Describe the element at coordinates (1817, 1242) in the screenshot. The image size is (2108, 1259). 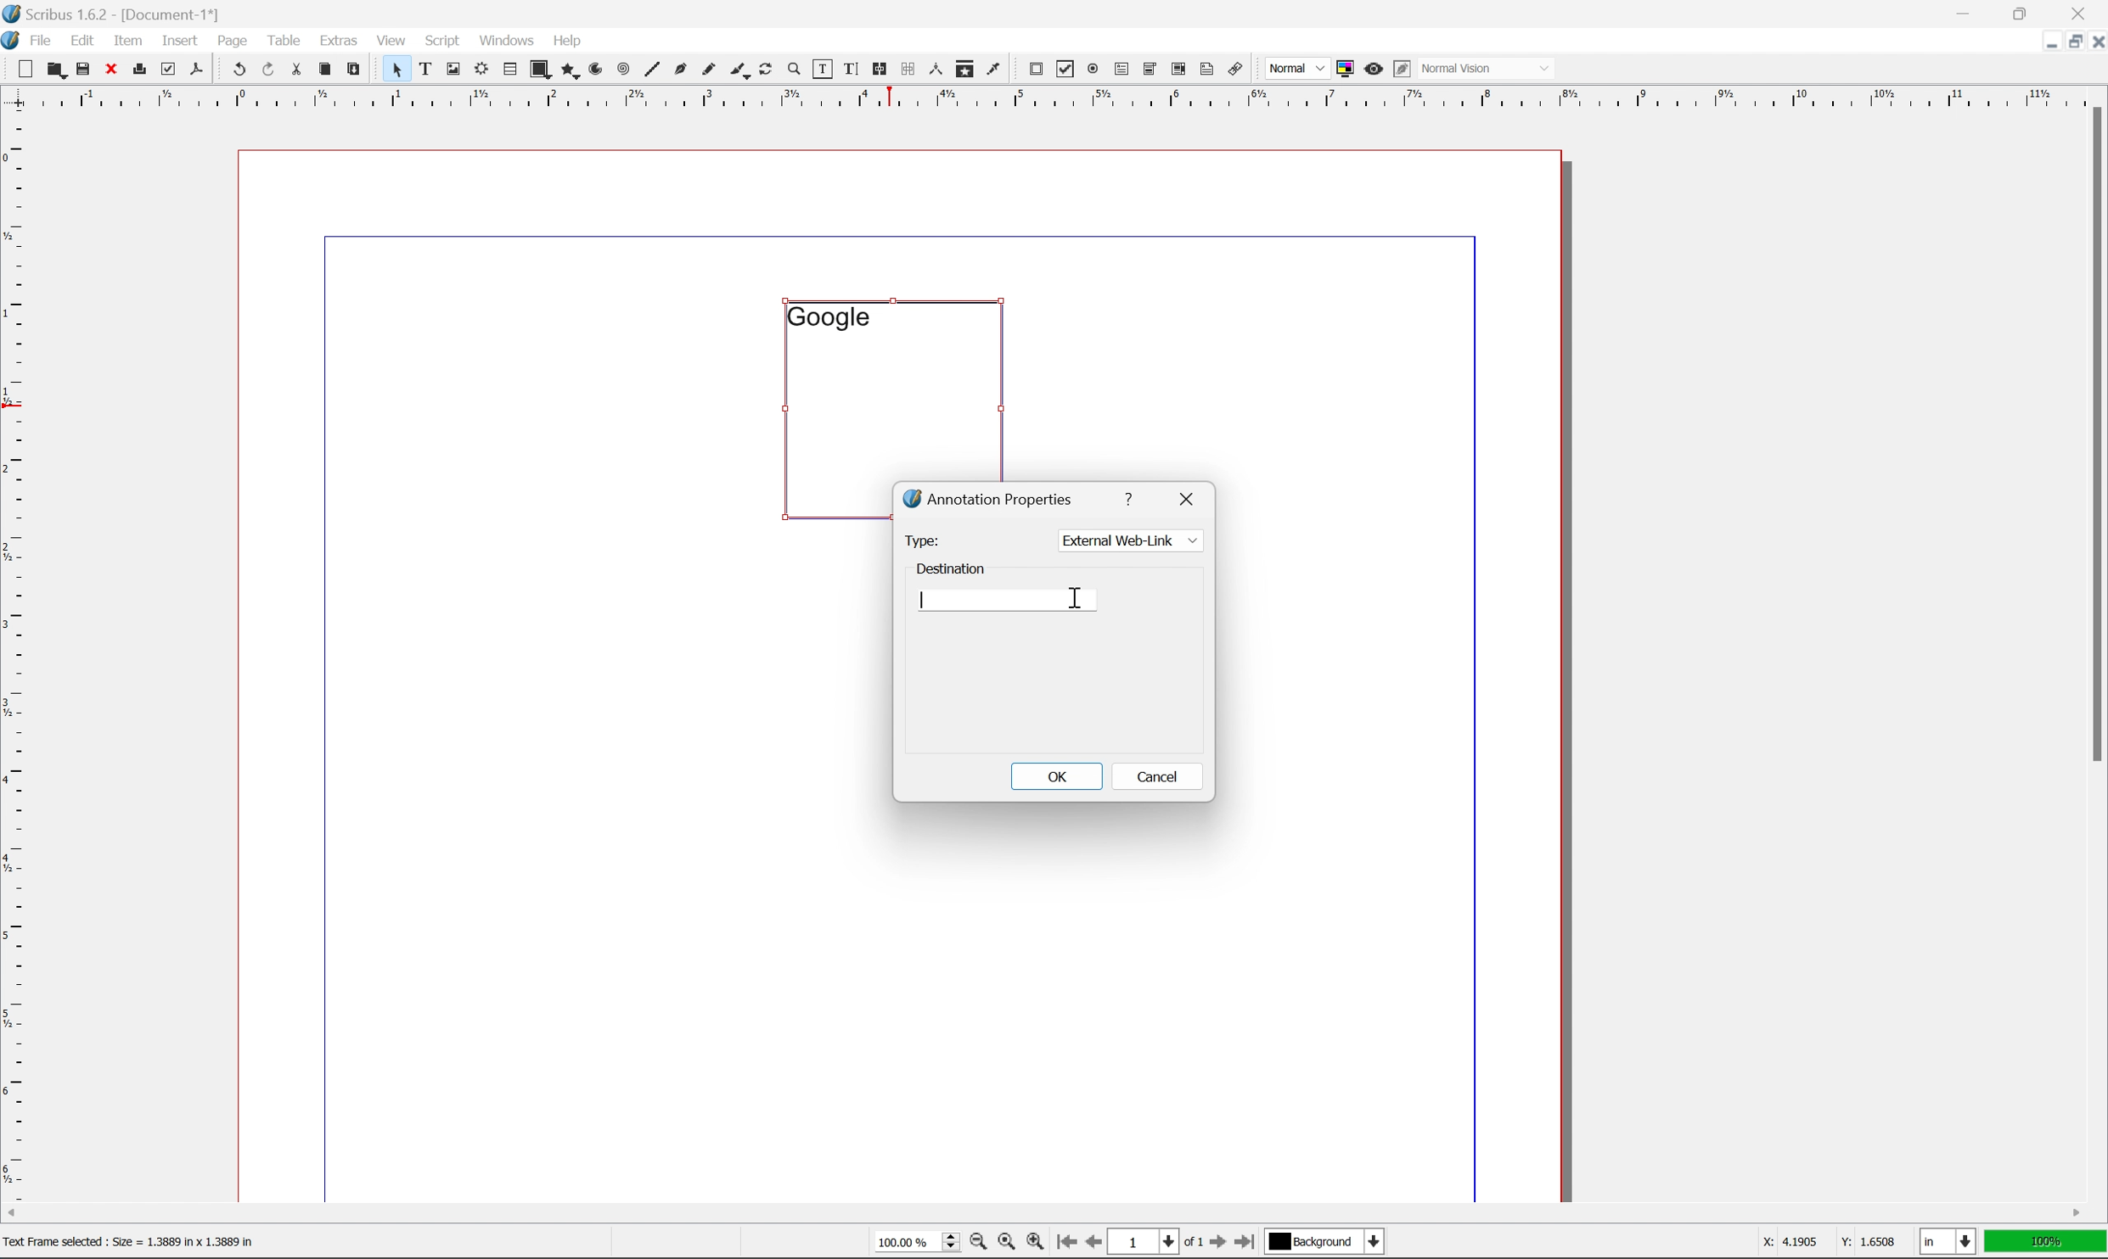
I see `coordinates` at that location.